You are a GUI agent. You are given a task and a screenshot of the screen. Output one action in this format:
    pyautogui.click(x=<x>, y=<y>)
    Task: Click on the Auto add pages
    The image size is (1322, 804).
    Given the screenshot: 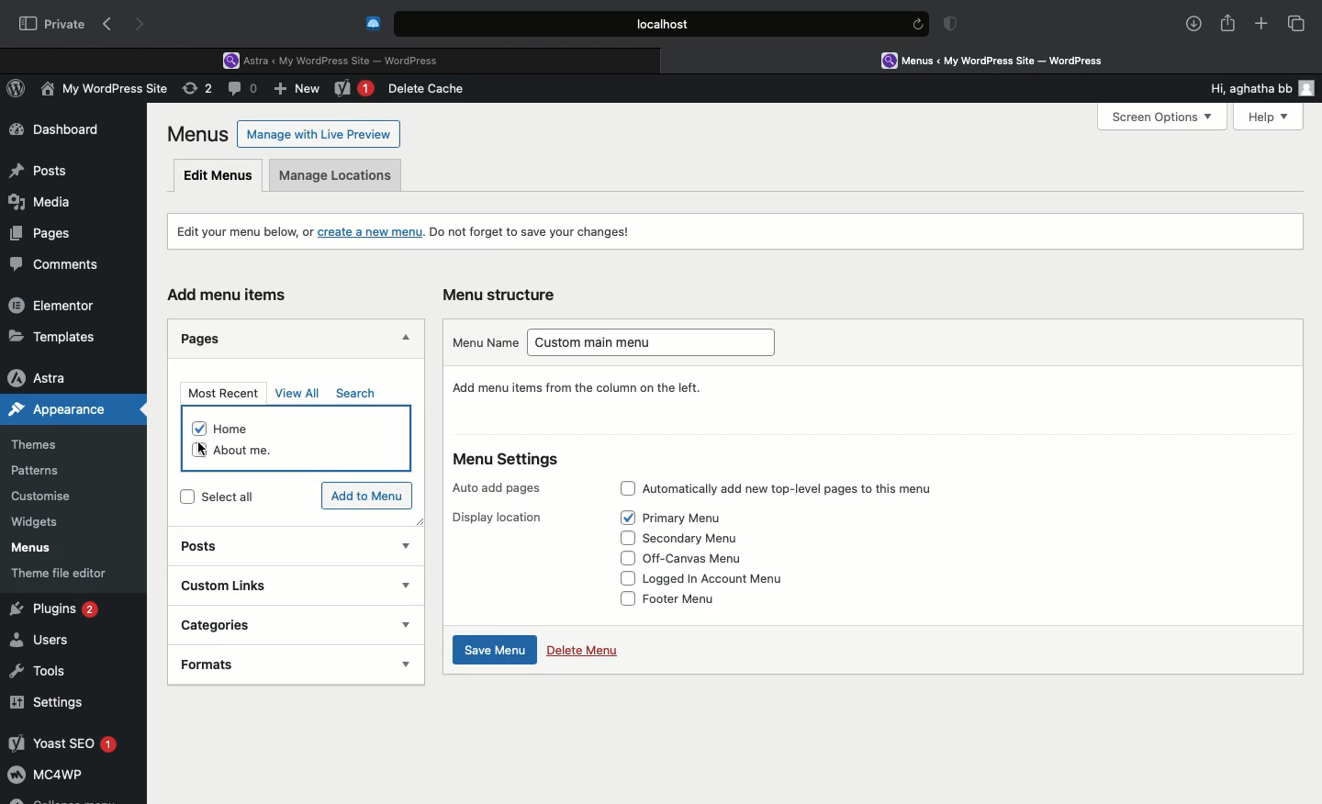 What is the action you would take?
    pyautogui.click(x=500, y=484)
    